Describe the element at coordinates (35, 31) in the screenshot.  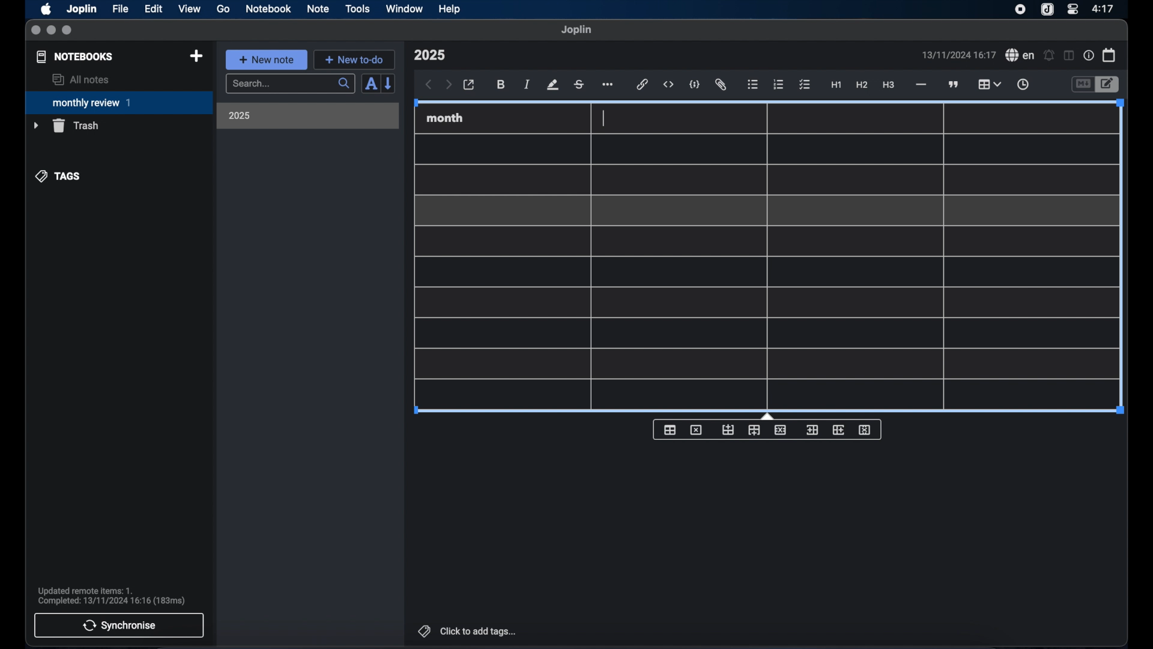
I see `close` at that location.